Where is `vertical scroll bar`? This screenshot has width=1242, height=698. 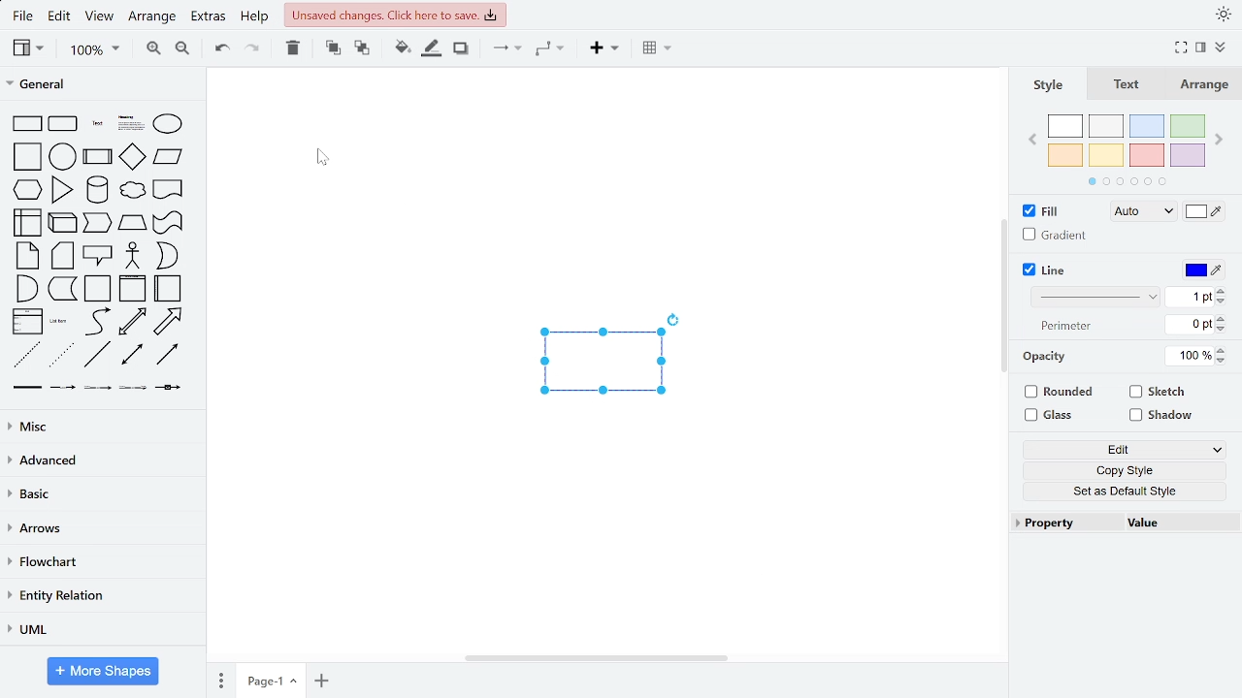 vertical scroll bar is located at coordinates (1007, 290).